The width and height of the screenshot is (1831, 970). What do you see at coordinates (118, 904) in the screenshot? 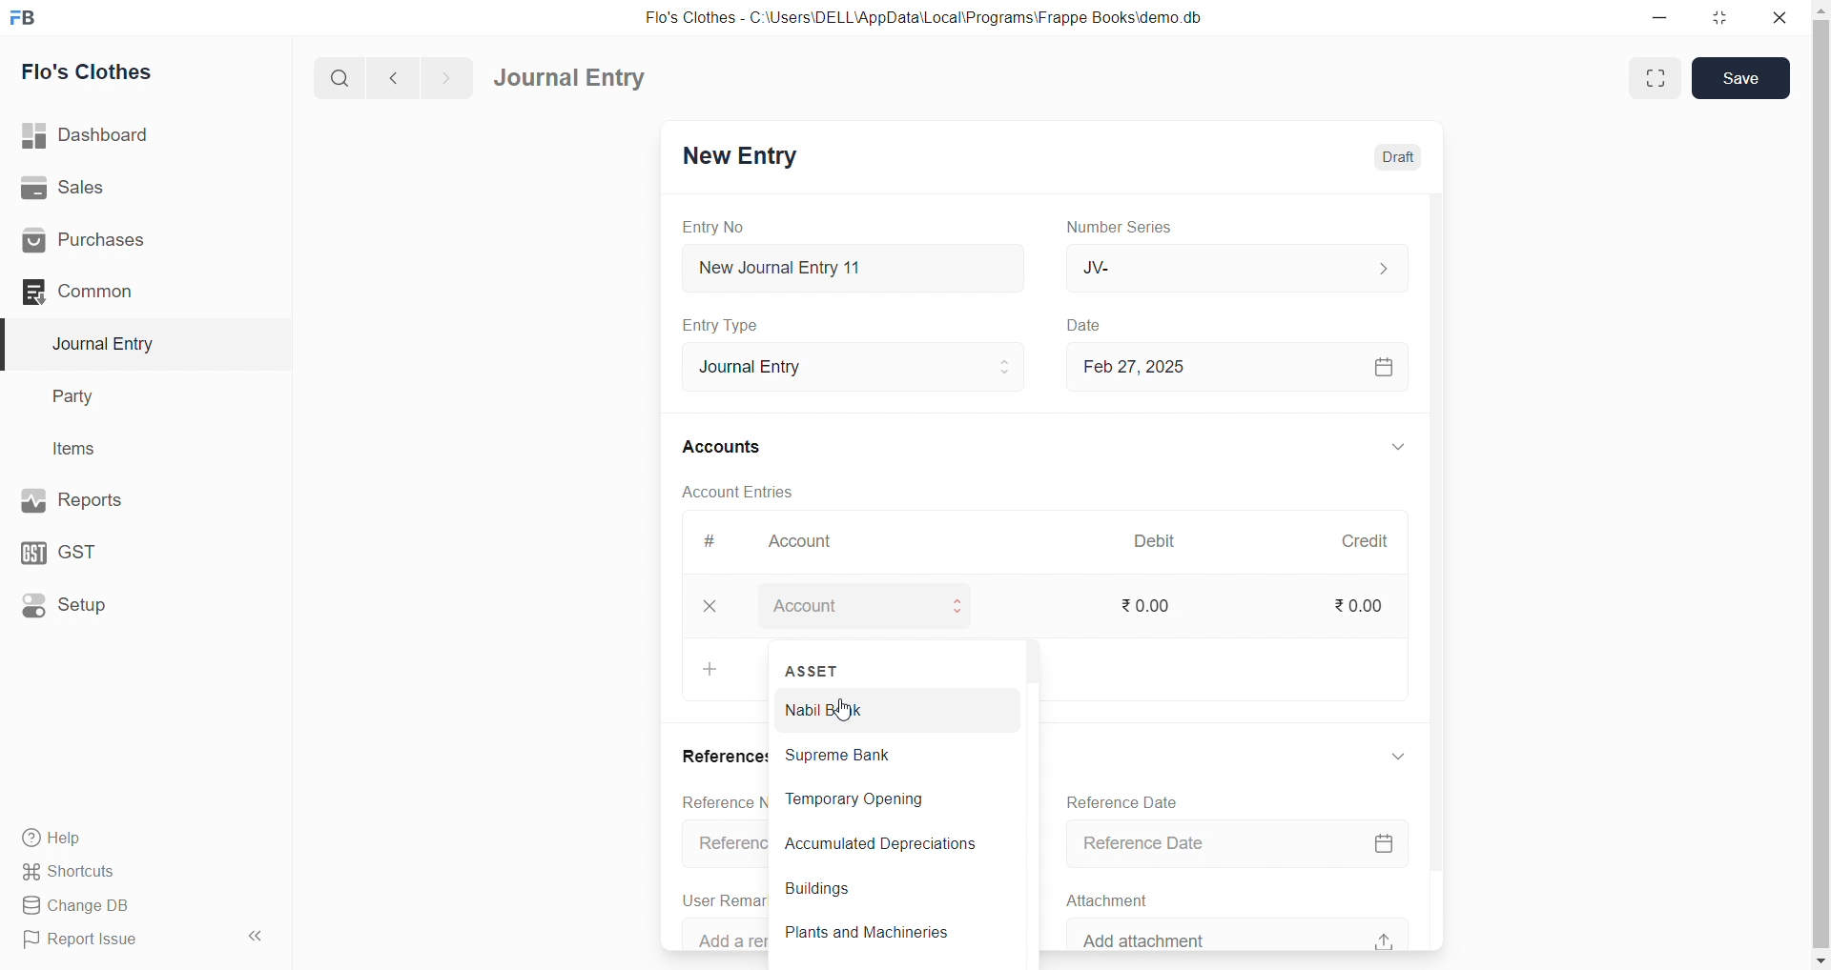
I see `Change DB` at bounding box center [118, 904].